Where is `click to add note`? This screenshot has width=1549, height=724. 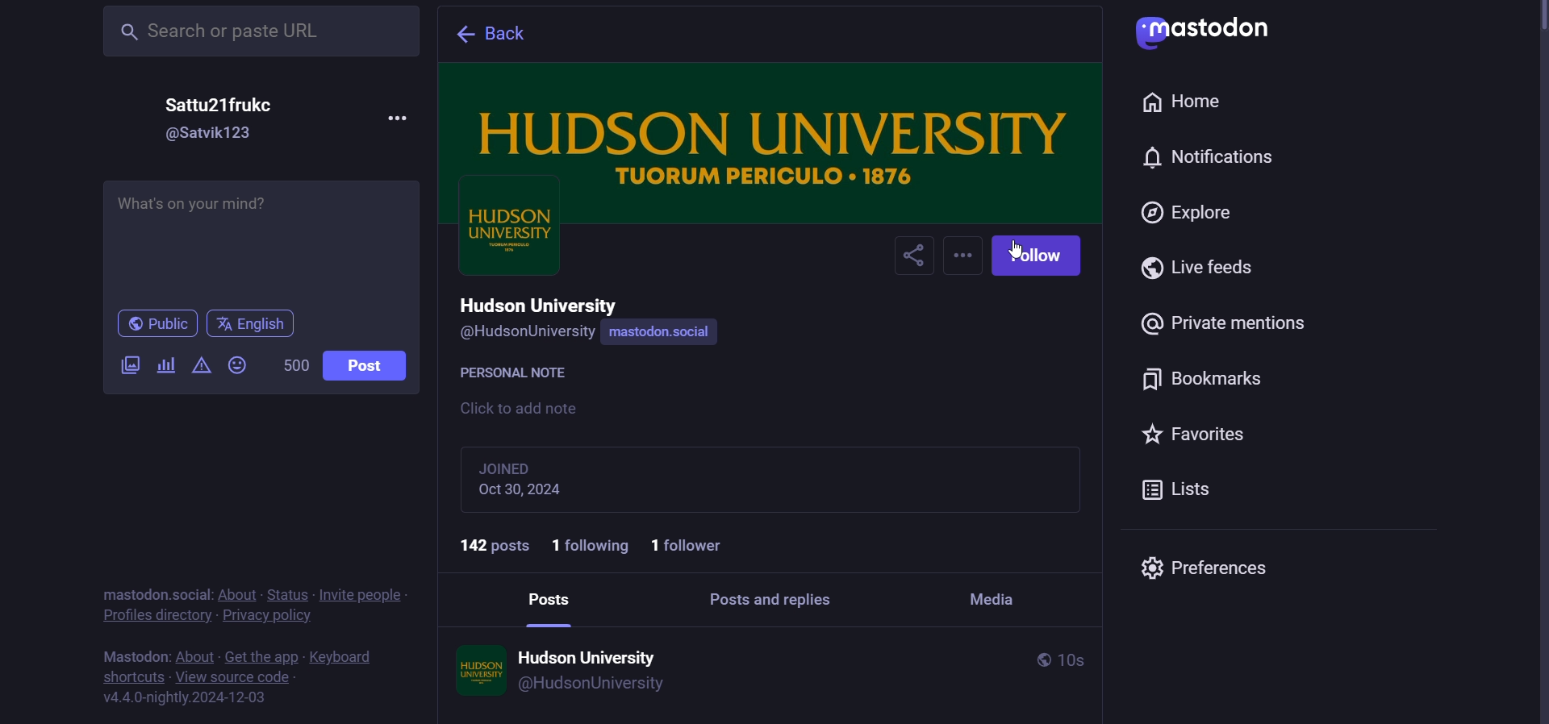
click to add note is located at coordinates (525, 410).